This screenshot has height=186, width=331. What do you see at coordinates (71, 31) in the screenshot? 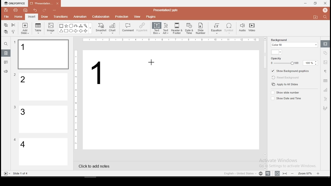
I see `Circle` at bounding box center [71, 31].